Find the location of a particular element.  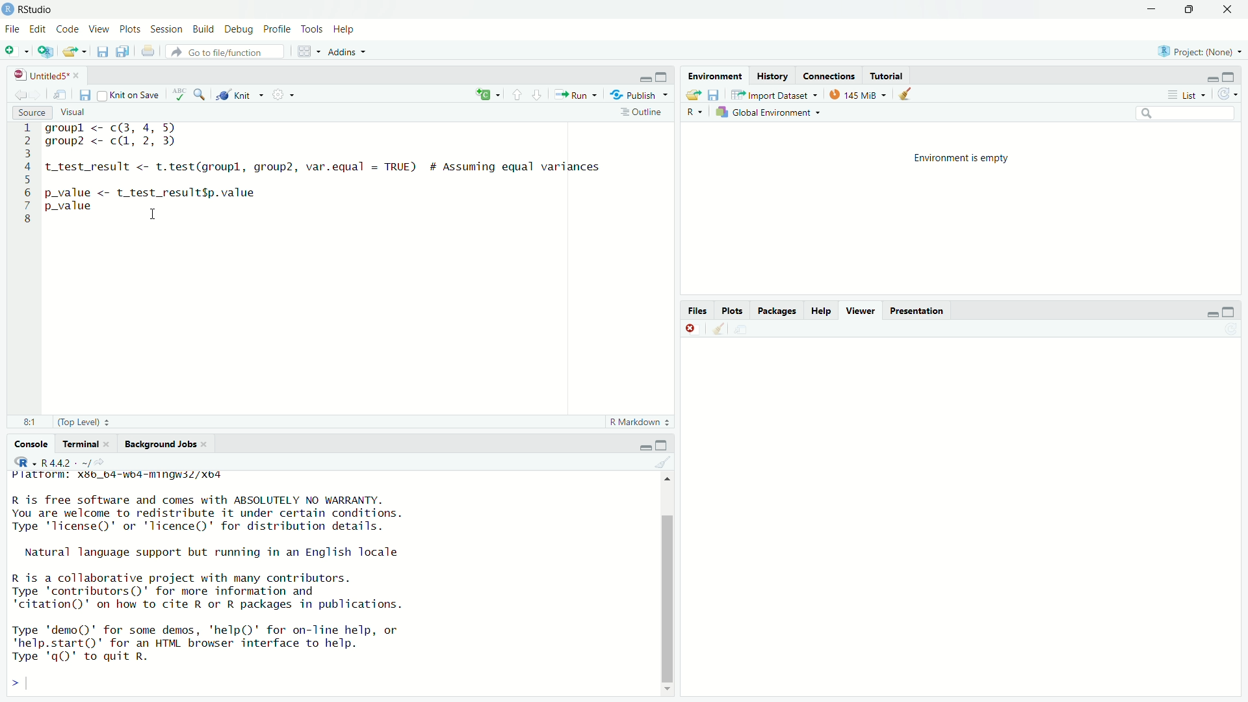

maximise is located at coordinates (664, 445).